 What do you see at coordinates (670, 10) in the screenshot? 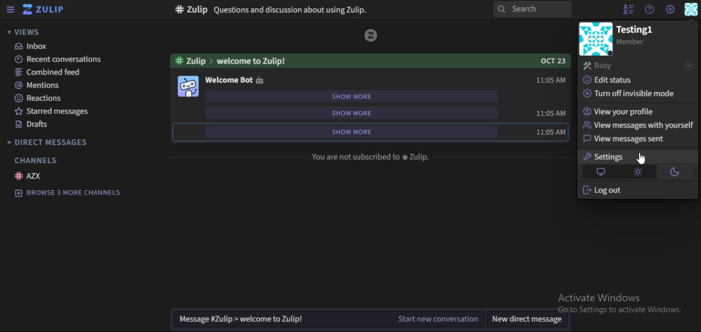
I see `main menu` at bounding box center [670, 10].